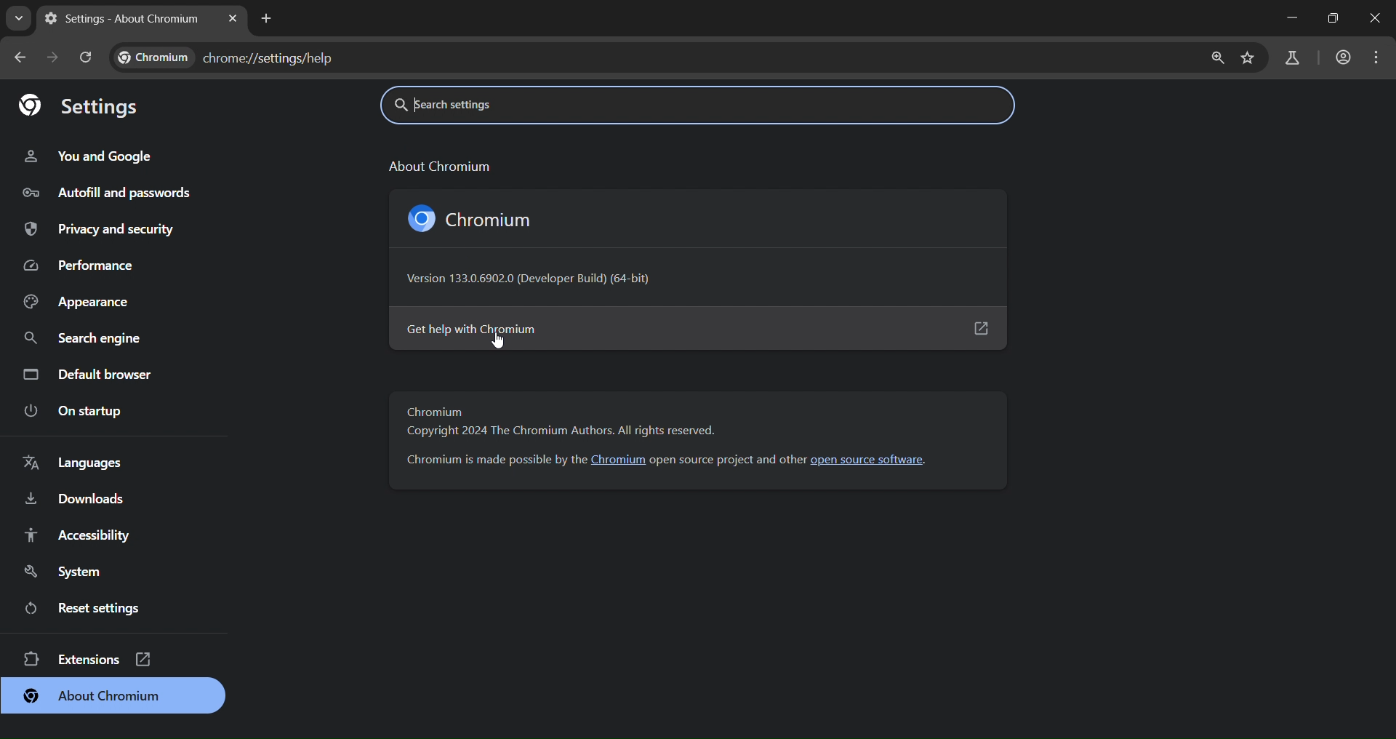 The height and width of the screenshot is (739, 1396). I want to click on chromium, so click(475, 218).